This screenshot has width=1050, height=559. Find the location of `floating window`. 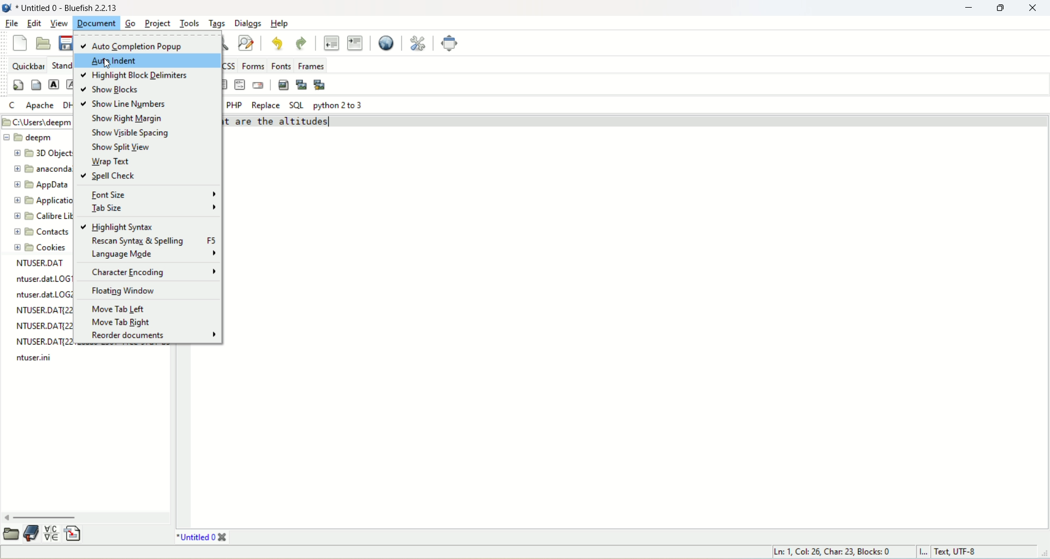

floating window is located at coordinates (124, 290).